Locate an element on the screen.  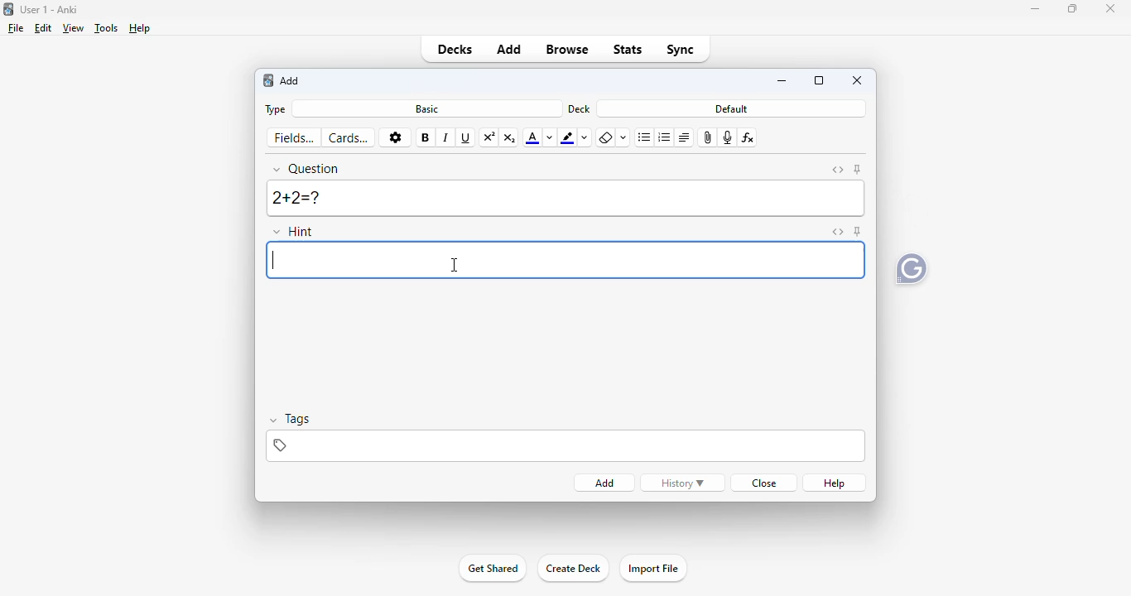
Get Started is located at coordinates (492, 570).